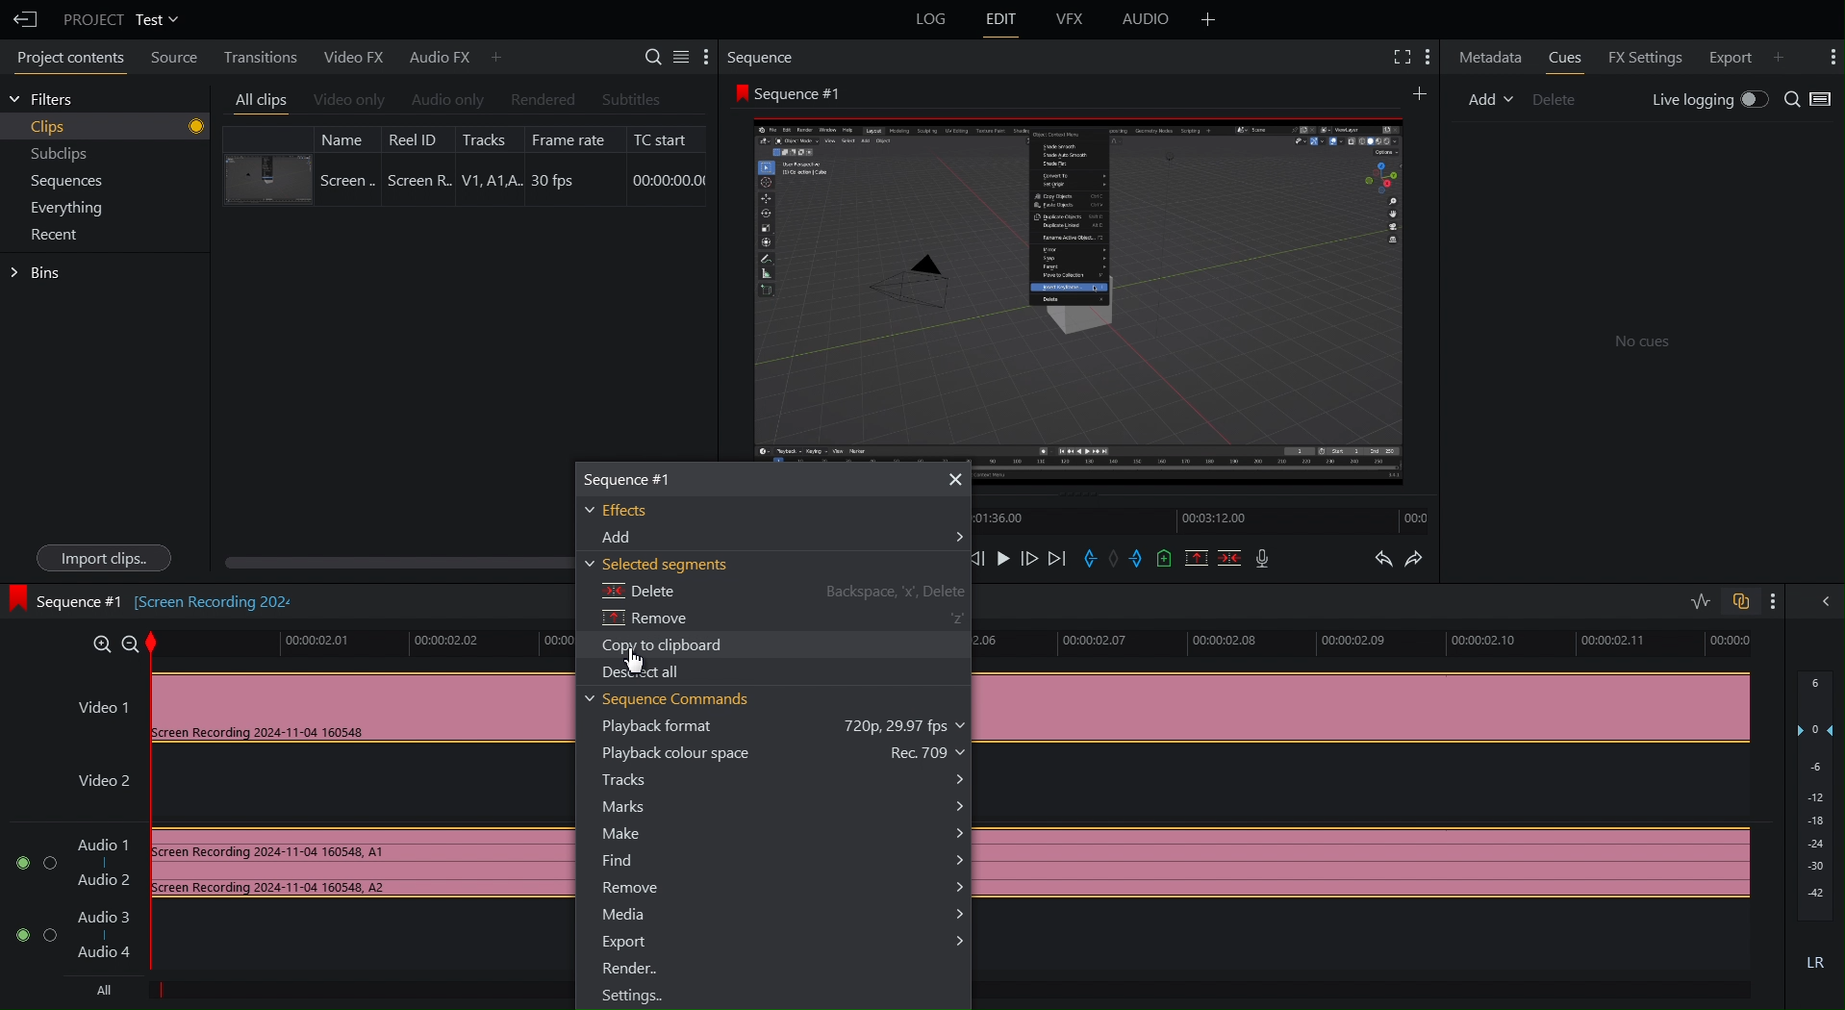 Image resolution: width=1845 pixels, height=1010 pixels. Describe the element at coordinates (784, 619) in the screenshot. I see `Remove` at that location.